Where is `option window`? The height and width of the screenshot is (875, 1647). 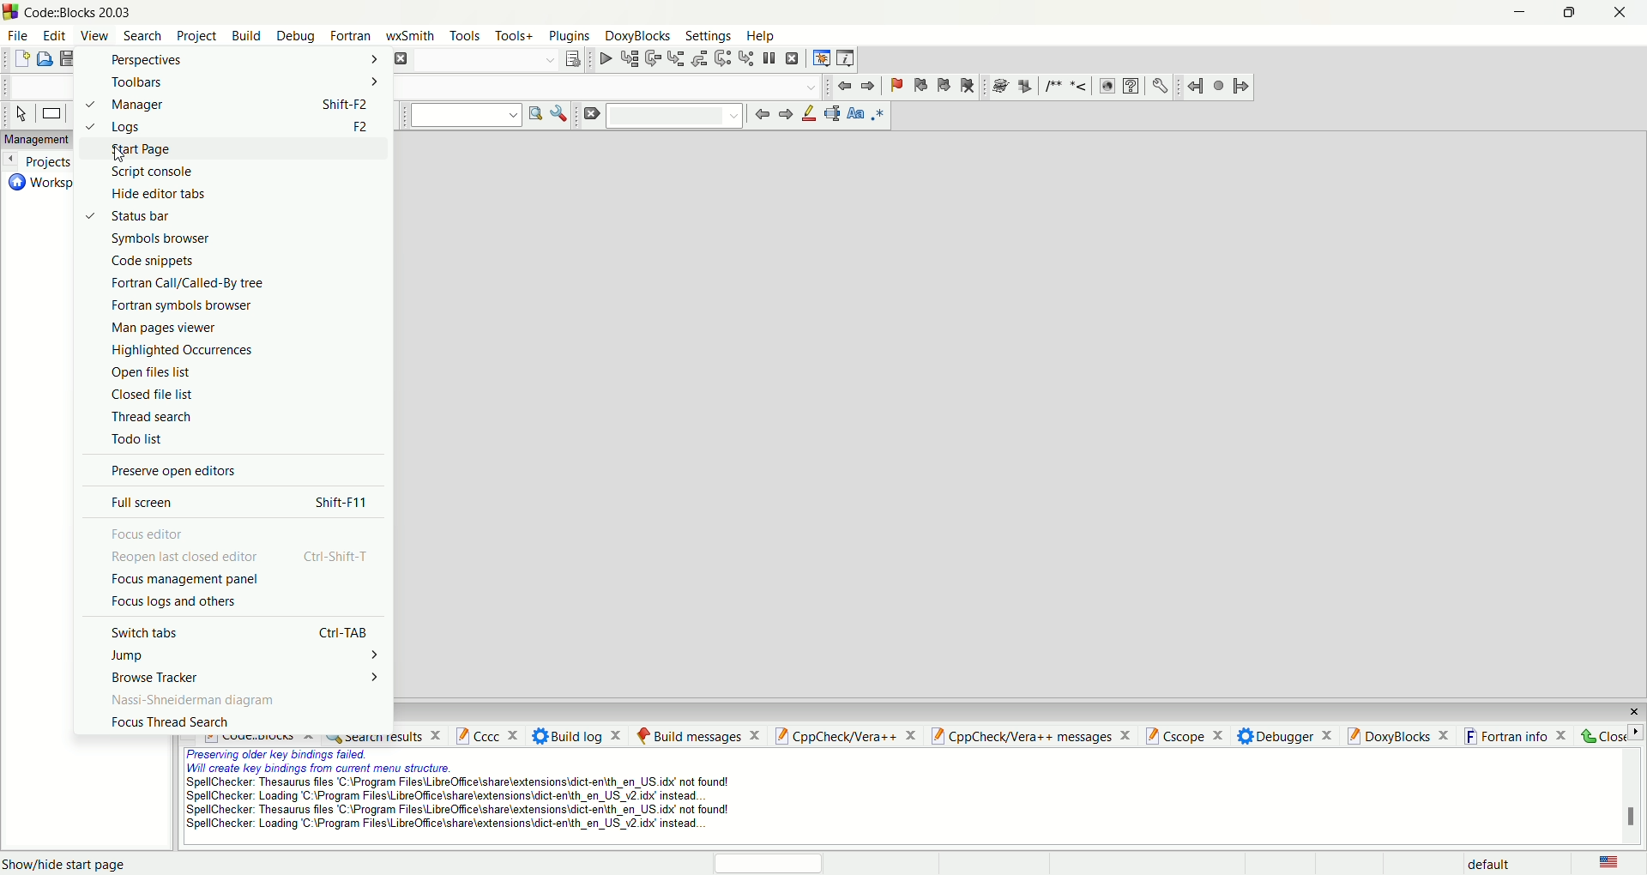 option window is located at coordinates (562, 113).